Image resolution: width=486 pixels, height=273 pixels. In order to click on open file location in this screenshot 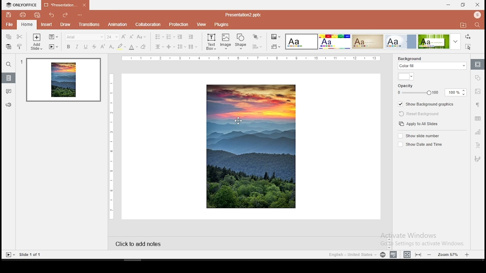, I will do `click(464, 27)`.